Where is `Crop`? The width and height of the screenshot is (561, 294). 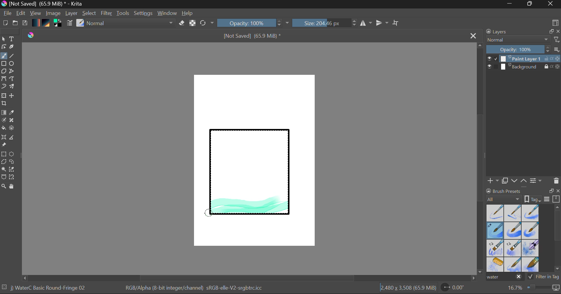 Crop is located at coordinates (5, 103).